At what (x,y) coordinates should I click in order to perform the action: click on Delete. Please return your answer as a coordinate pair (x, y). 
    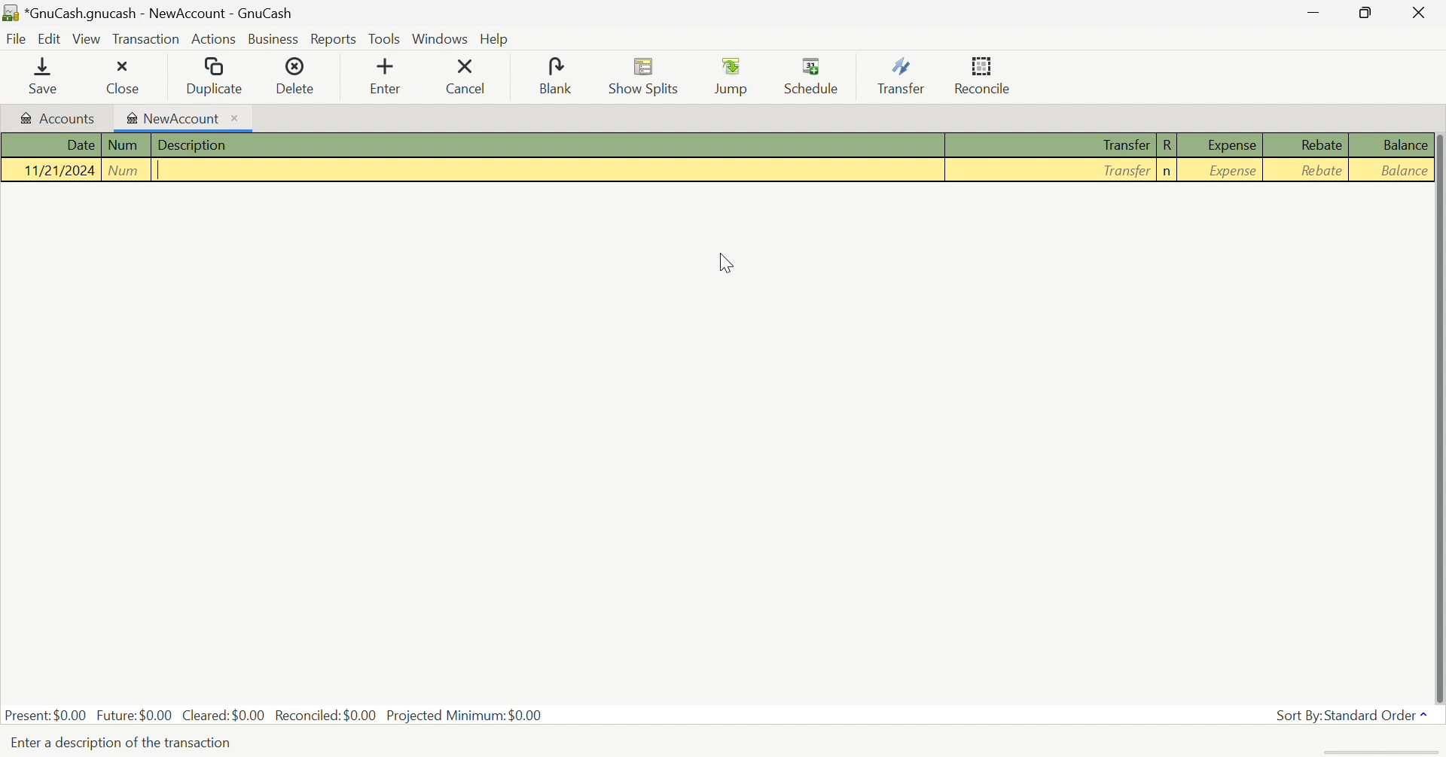
    Looking at the image, I should click on (300, 76).